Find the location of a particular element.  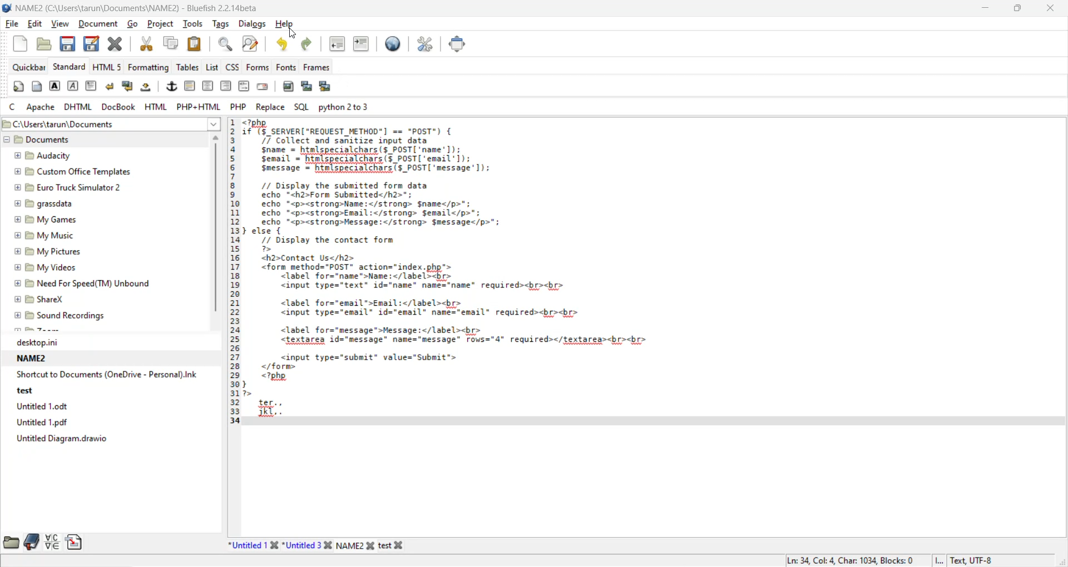

project is located at coordinates (159, 23).